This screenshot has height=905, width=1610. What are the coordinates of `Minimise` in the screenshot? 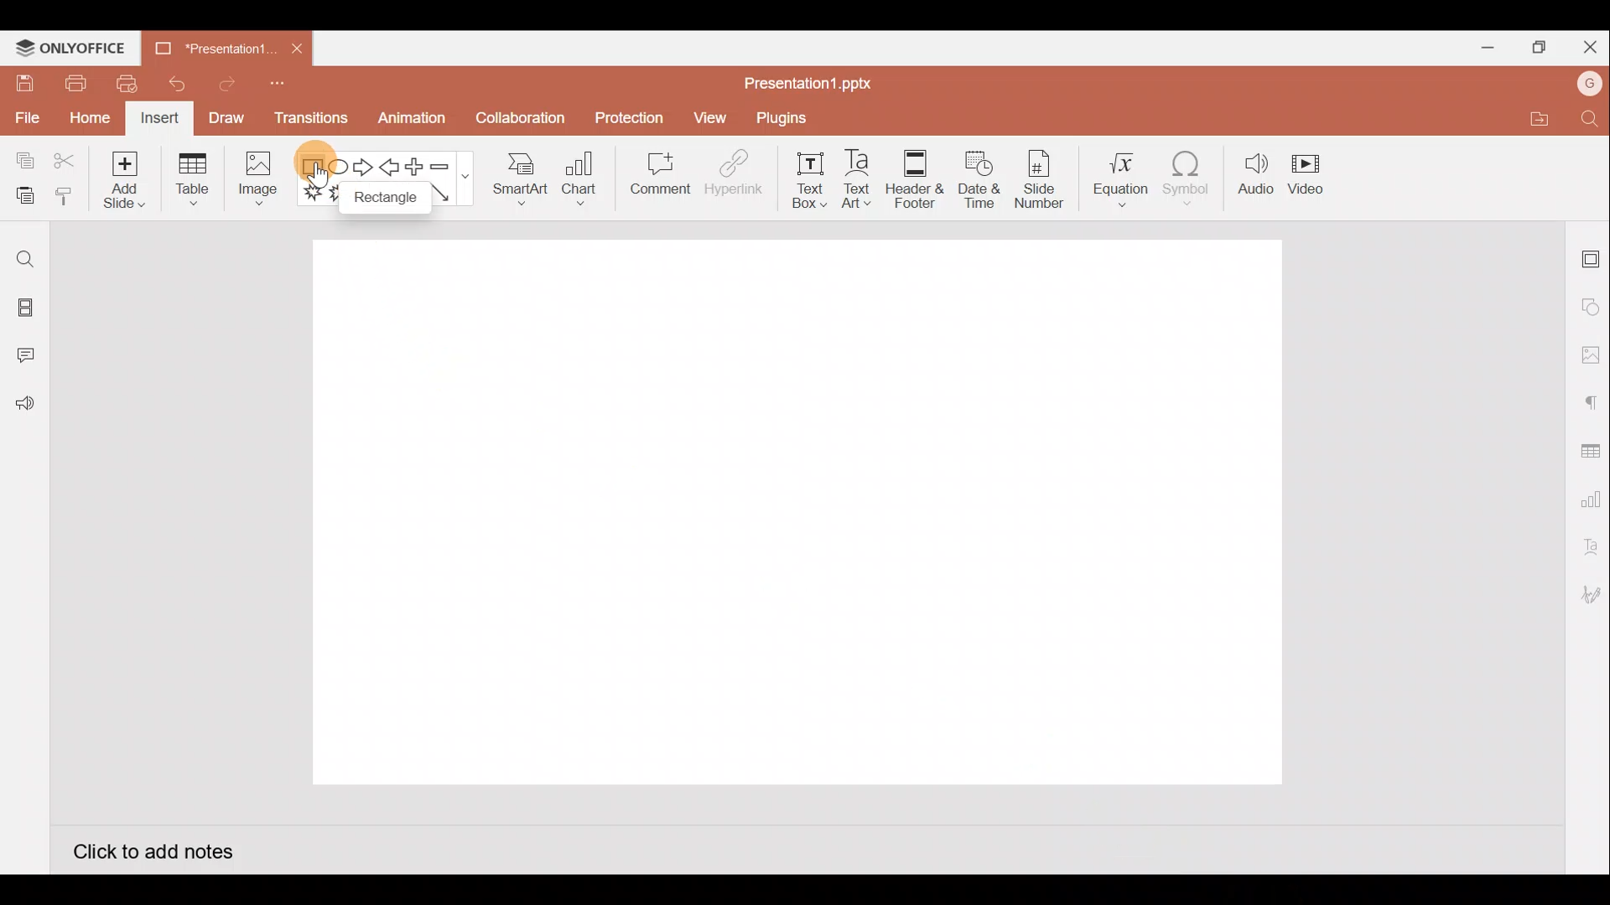 It's located at (1481, 44).